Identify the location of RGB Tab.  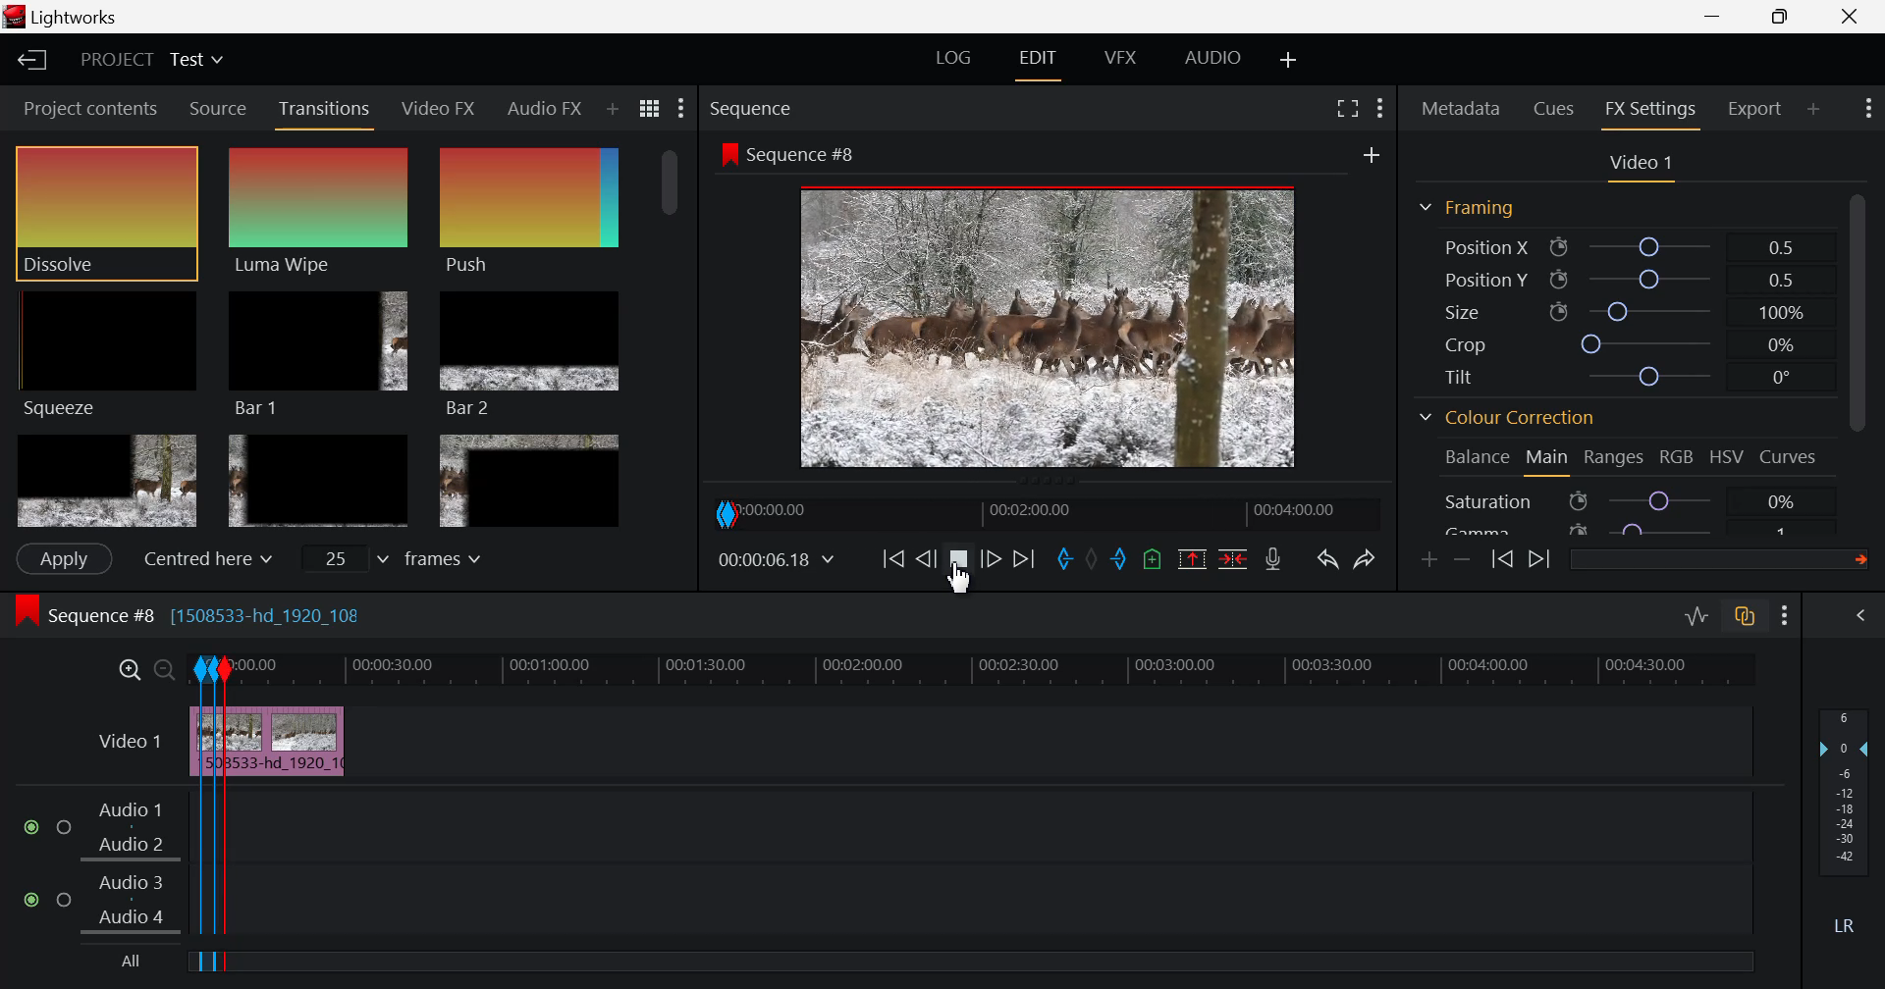
(1679, 460).